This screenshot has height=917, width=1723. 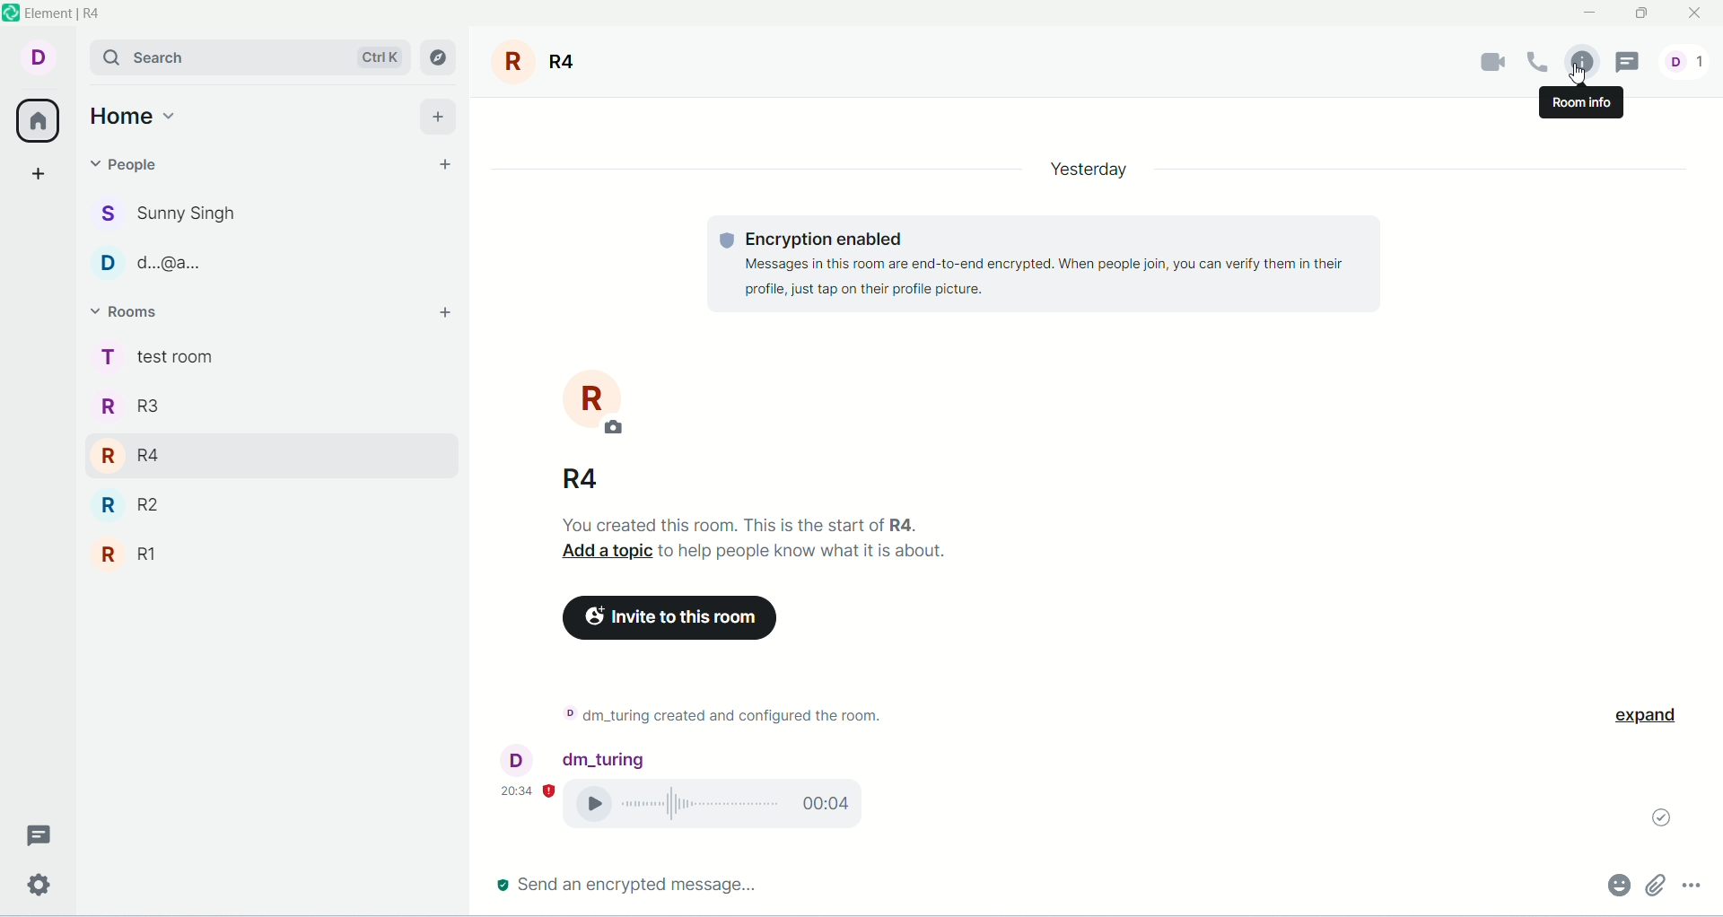 I want to click on search, so click(x=249, y=56).